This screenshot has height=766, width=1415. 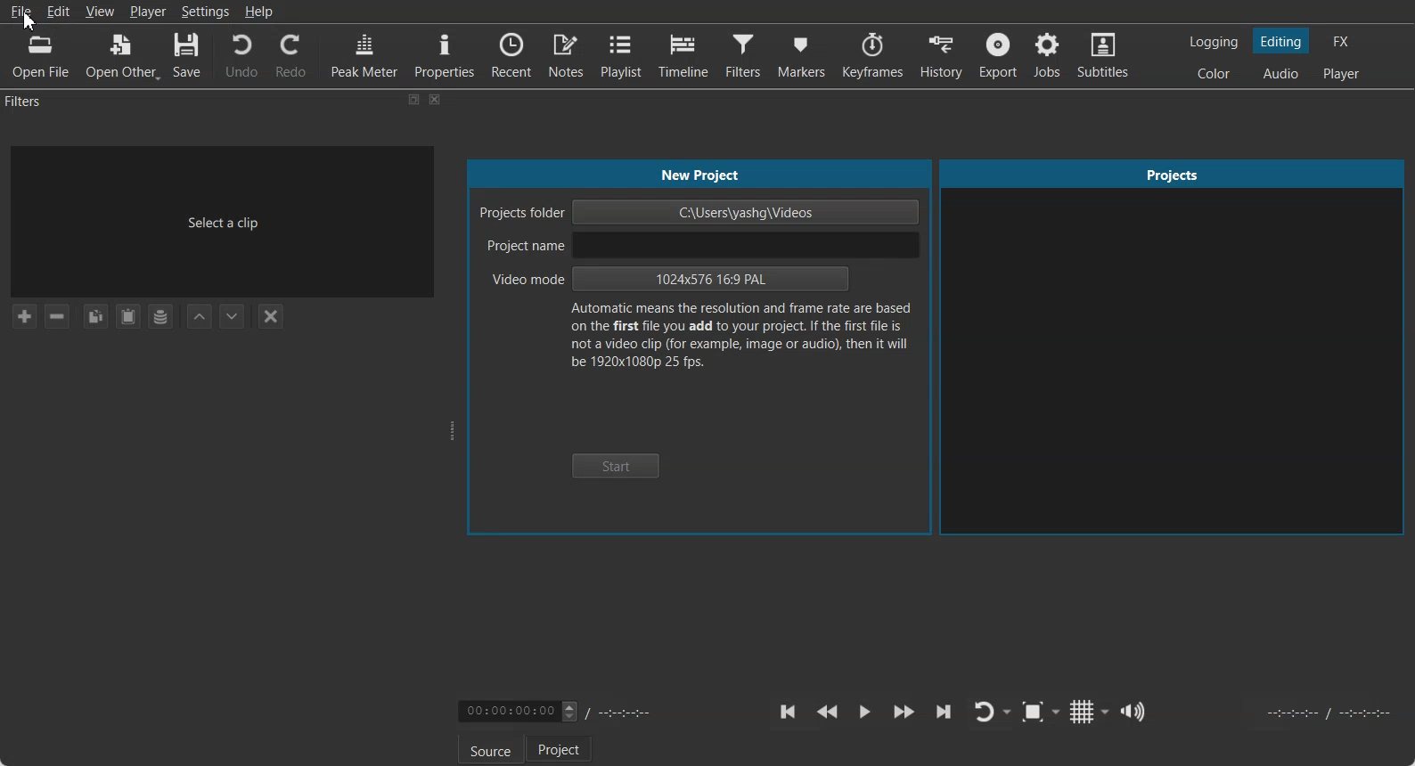 I want to click on Timeline, so click(x=683, y=55).